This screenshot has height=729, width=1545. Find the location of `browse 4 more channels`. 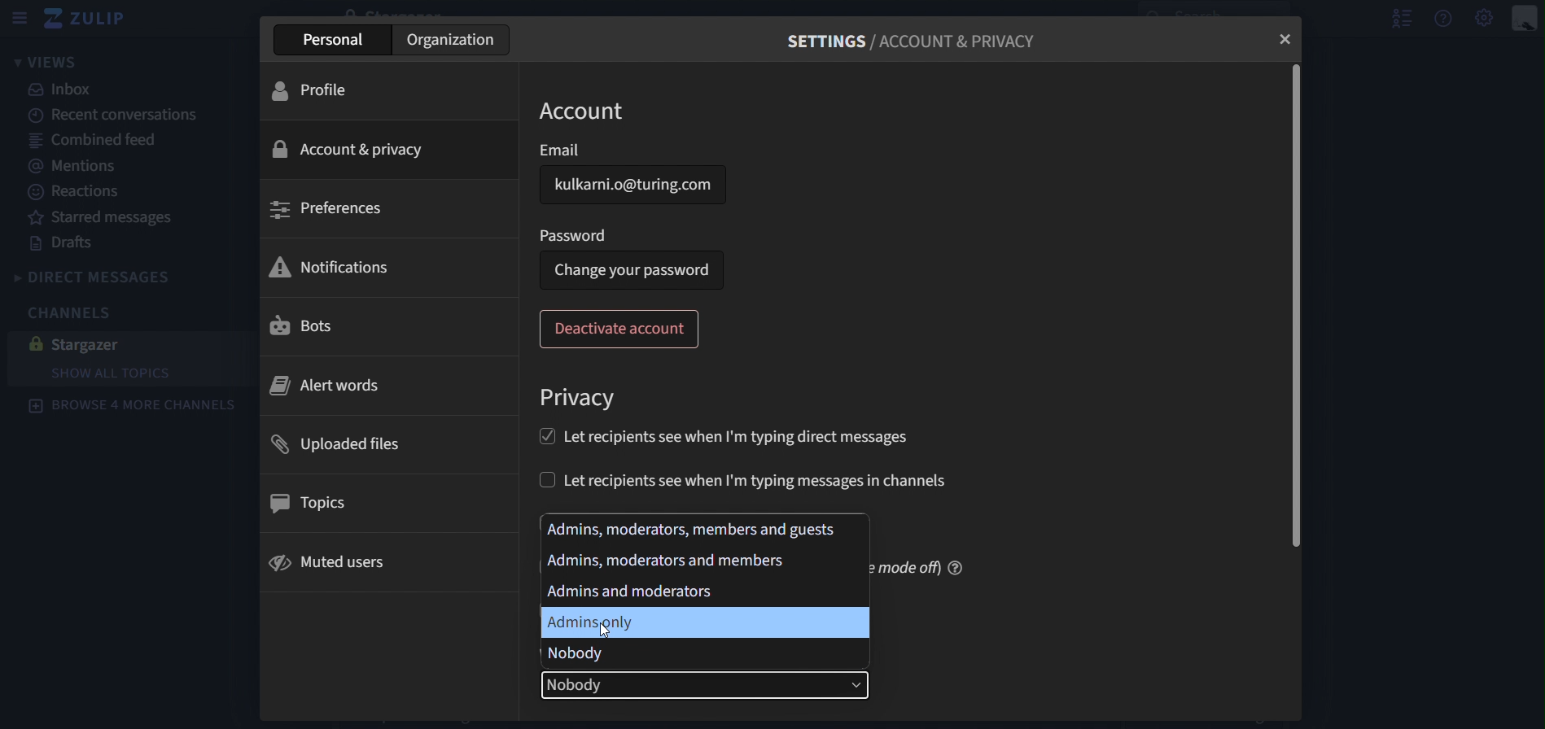

browse 4 more channels is located at coordinates (137, 408).